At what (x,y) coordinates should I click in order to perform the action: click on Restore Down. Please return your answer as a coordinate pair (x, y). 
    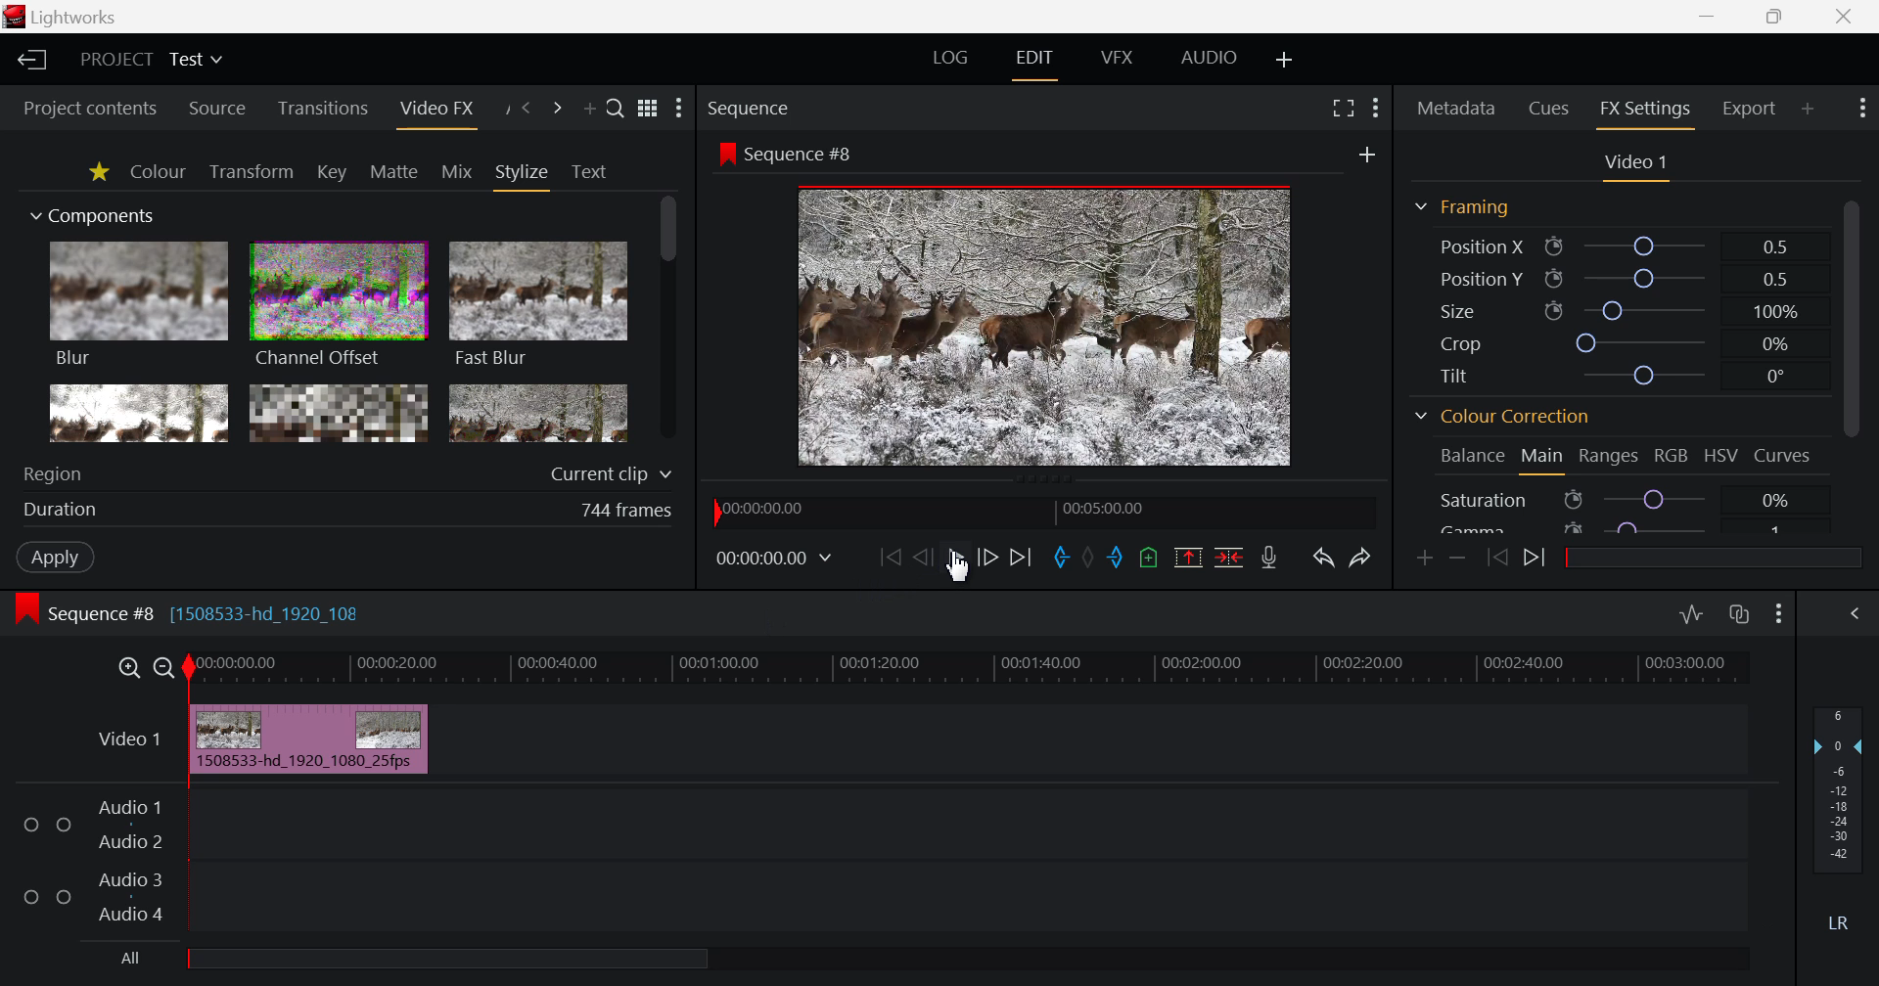
    Looking at the image, I should click on (1710, 17).